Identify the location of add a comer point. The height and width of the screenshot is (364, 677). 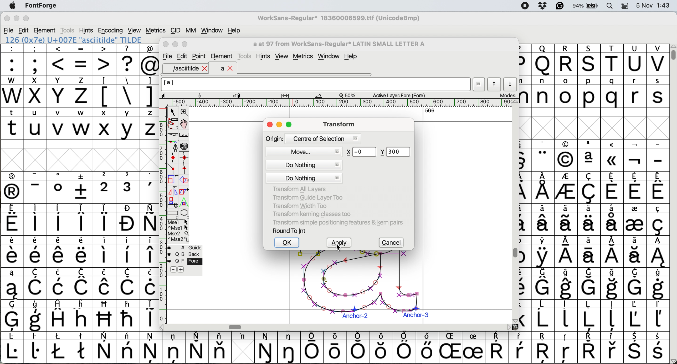
(173, 168).